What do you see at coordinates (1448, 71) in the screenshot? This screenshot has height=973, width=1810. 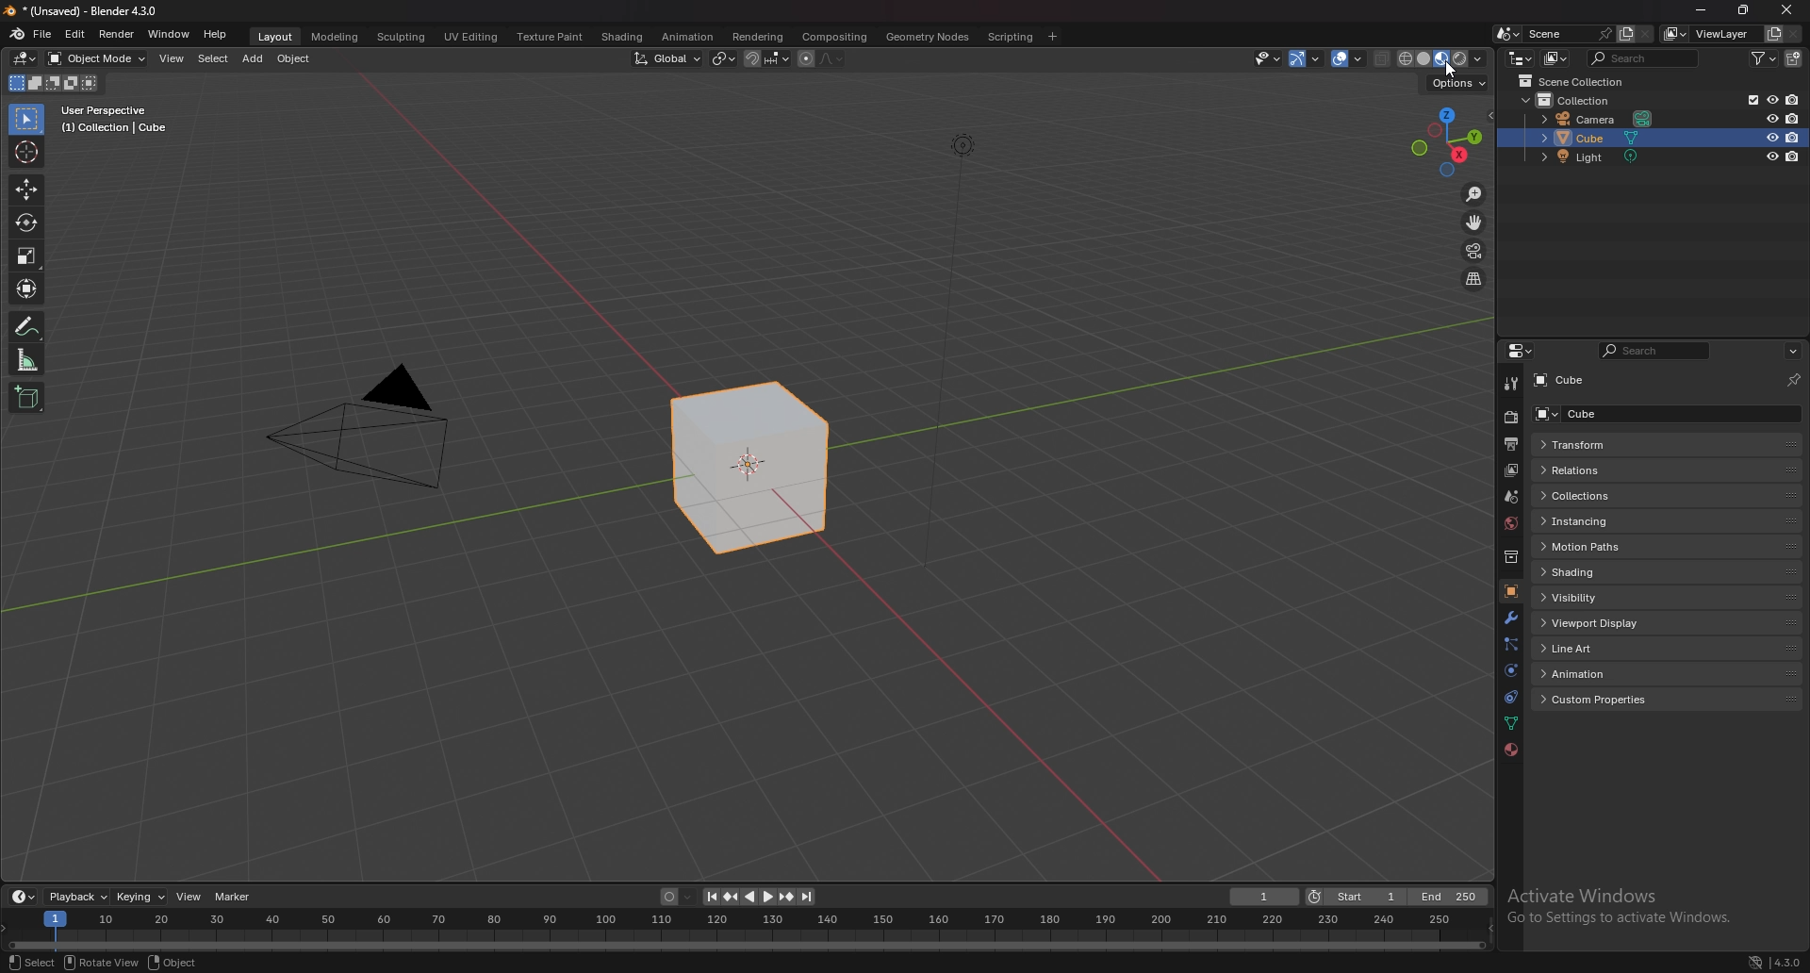 I see `cursor` at bounding box center [1448, 71].